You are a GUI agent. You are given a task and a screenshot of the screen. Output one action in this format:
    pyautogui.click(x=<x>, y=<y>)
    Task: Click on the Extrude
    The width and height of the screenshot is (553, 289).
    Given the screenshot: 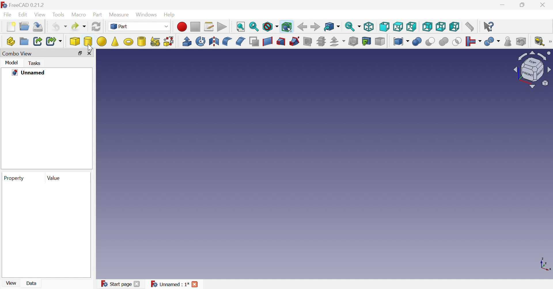 What is the action you would take?
    pyautogui.click(x=187, y=41)
    